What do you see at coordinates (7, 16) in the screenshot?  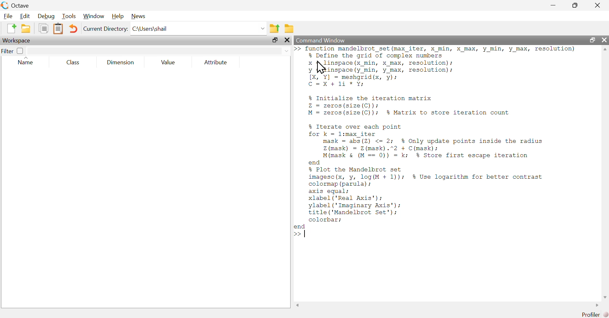 I see `File` at bounding box center [7, 16].